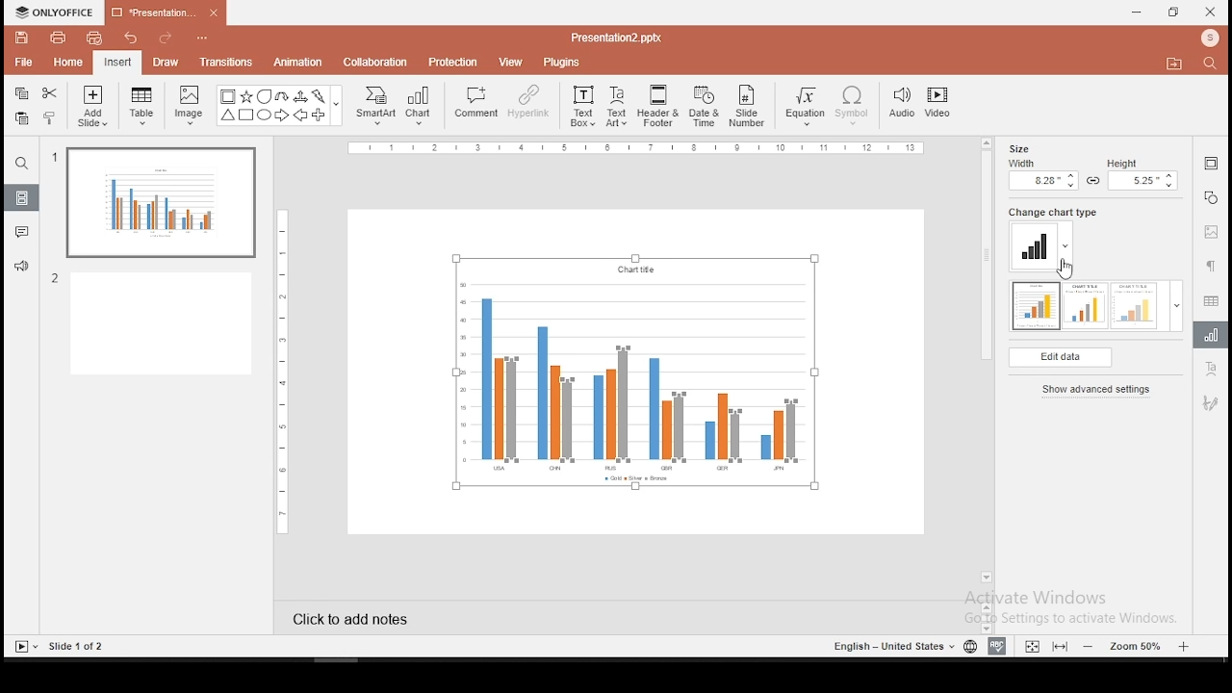  Describe the element at coordinates (454, 63) in the screenshot. I see `protection` at that location.